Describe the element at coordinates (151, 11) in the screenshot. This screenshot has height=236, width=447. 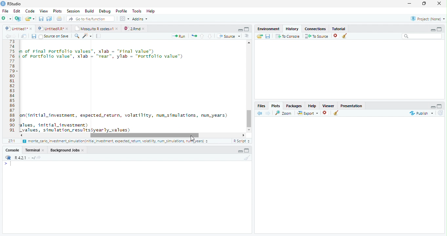
I see `Help` at that location.